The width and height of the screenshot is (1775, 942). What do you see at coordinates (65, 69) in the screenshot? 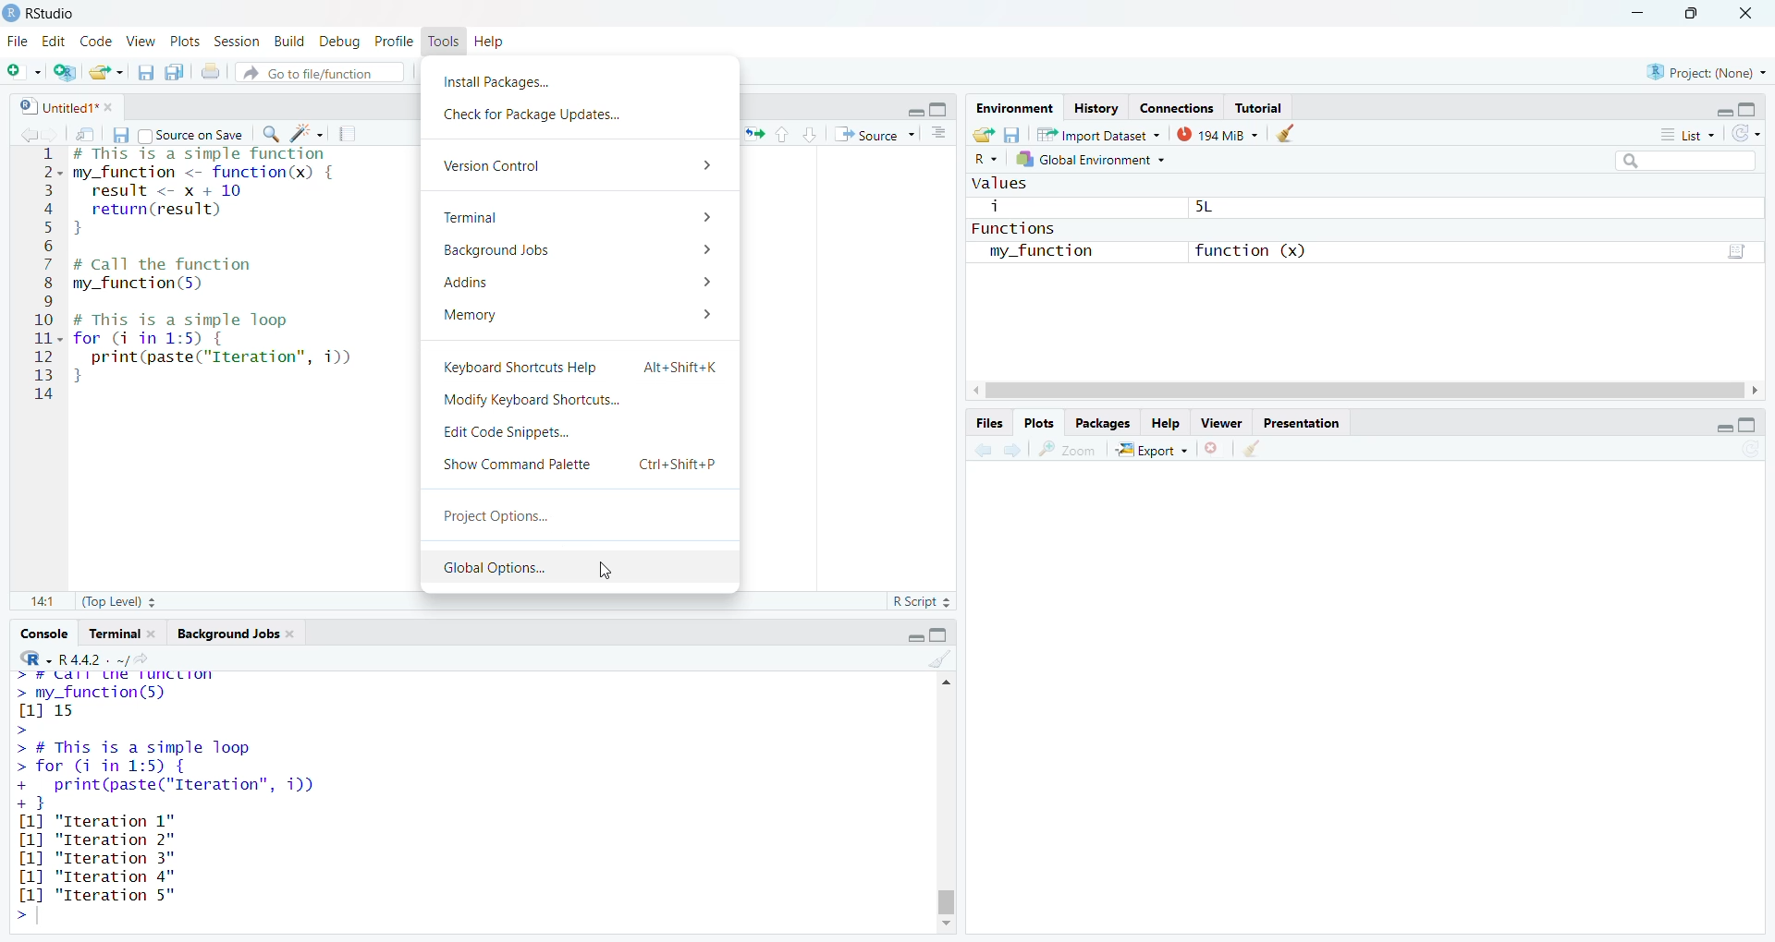
I see `create a project` at bounding box center [65, 69].